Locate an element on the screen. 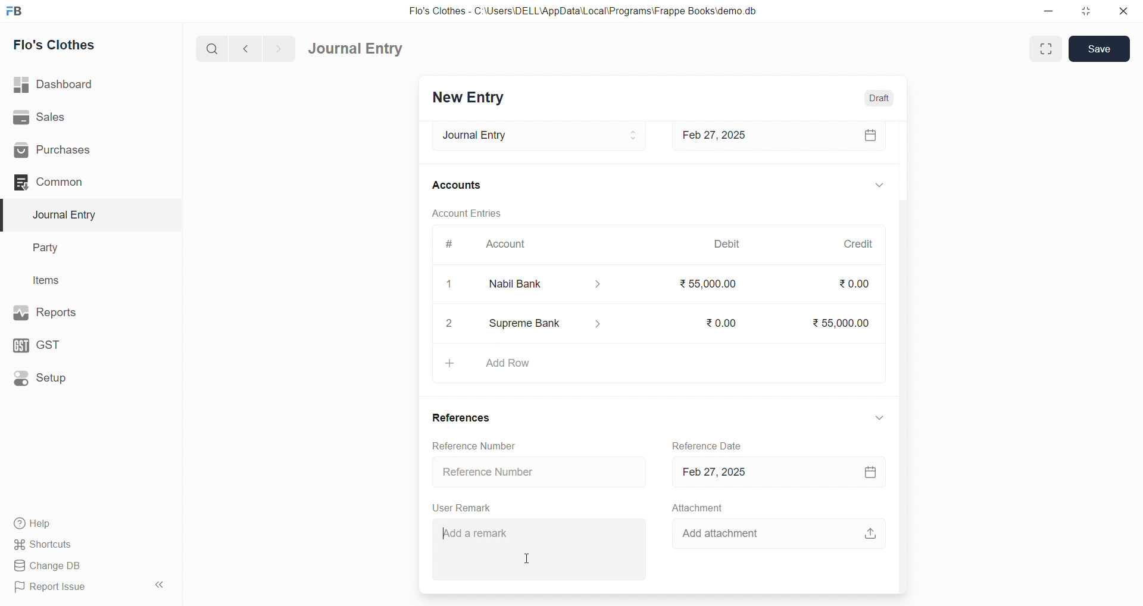 The height and width of the screenshot is (606, 1143). Supreme Bank is located at coordinates (549, 321).